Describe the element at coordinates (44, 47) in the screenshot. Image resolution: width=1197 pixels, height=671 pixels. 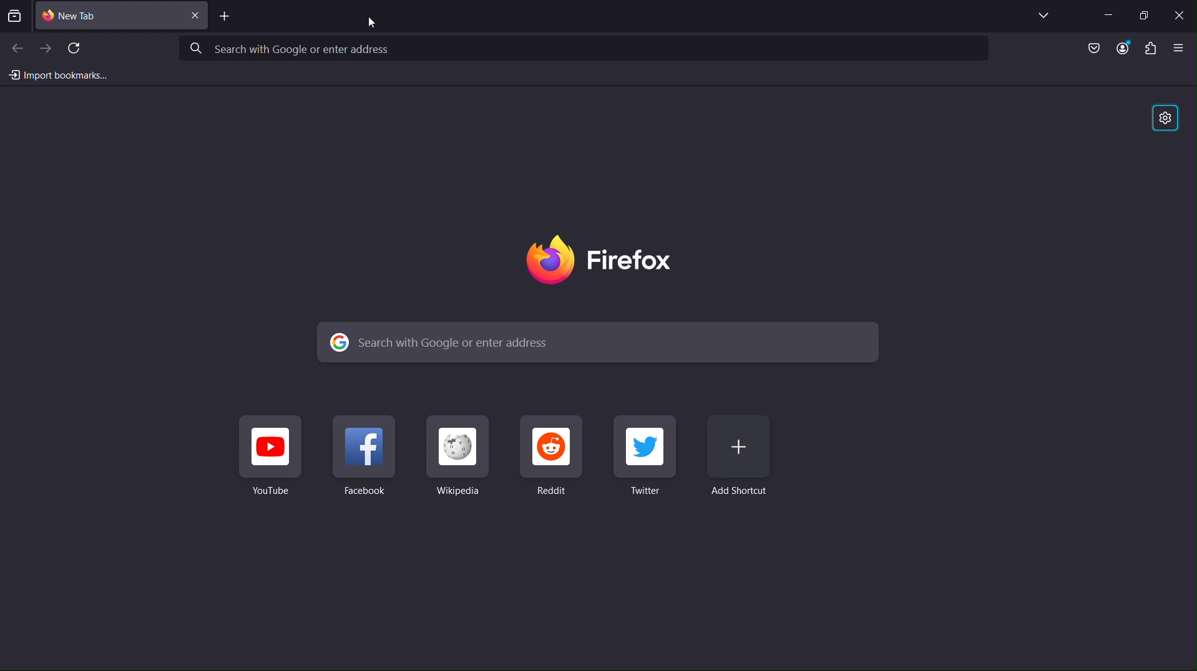
I see `Next Tab` at that location.